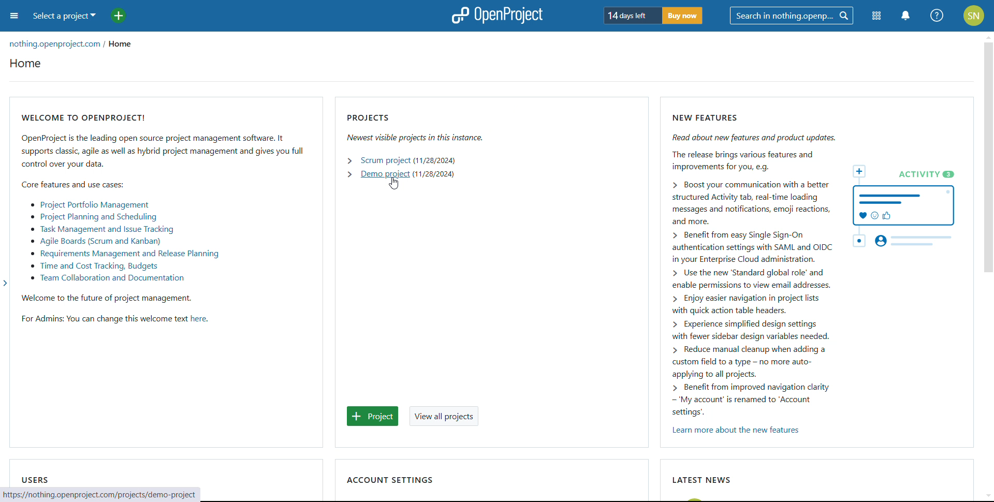  Describe the element at coordinates (6, 284) in the screenshot. I see `expand sidebar menu` at that location.